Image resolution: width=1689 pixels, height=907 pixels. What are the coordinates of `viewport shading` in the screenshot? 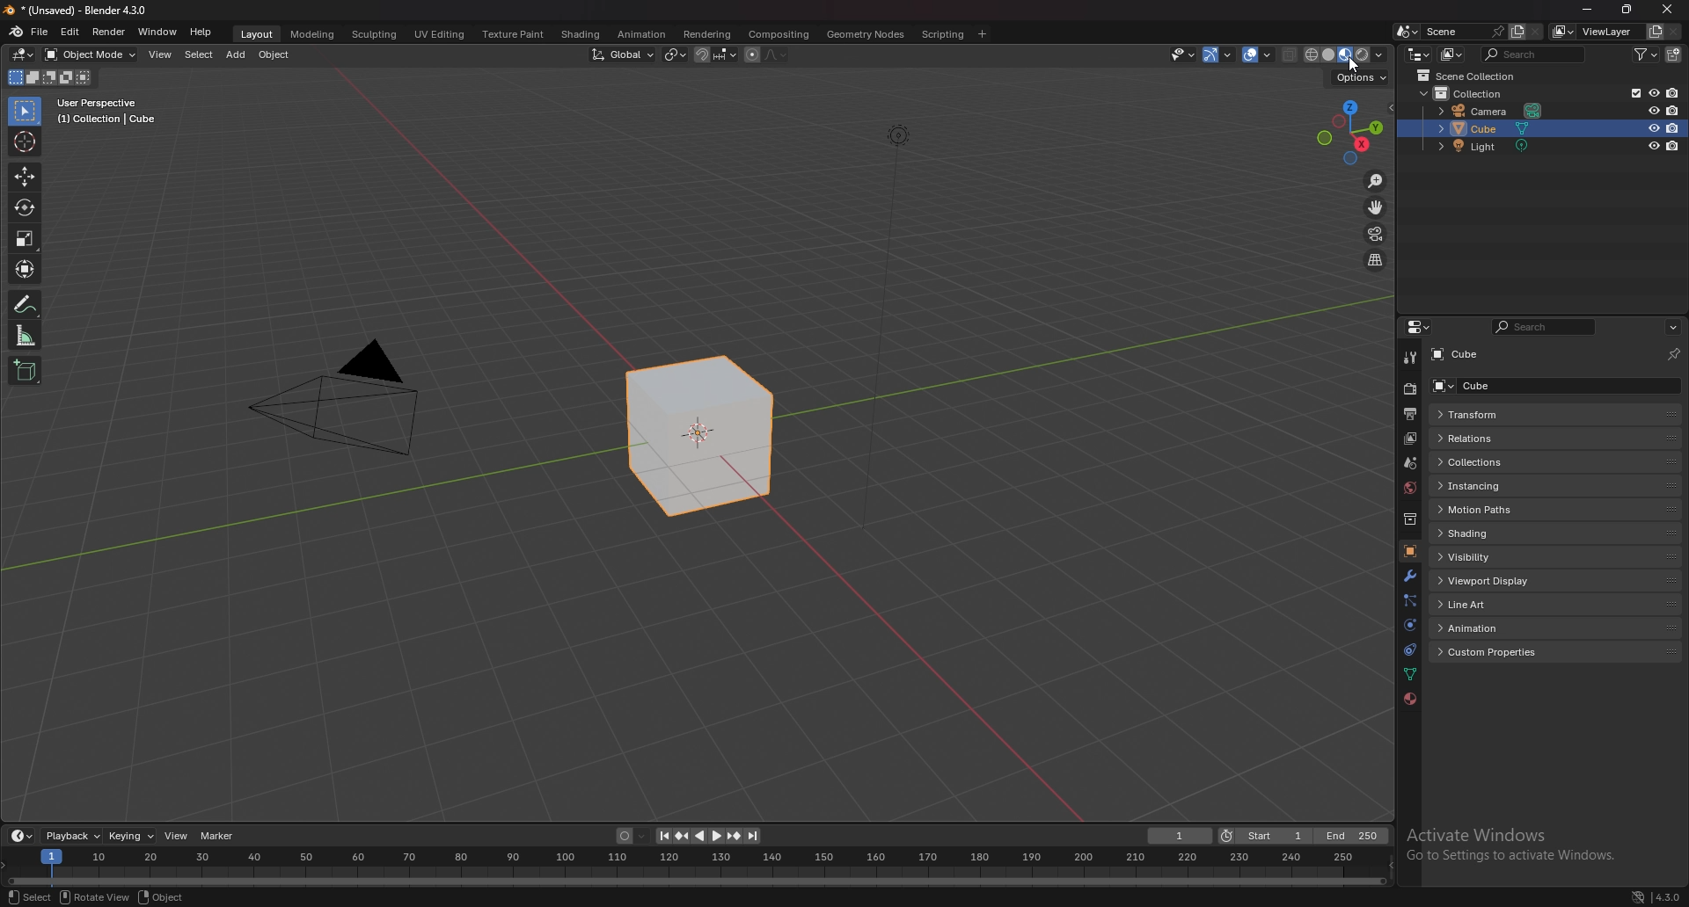 It's located at (1345, 55).